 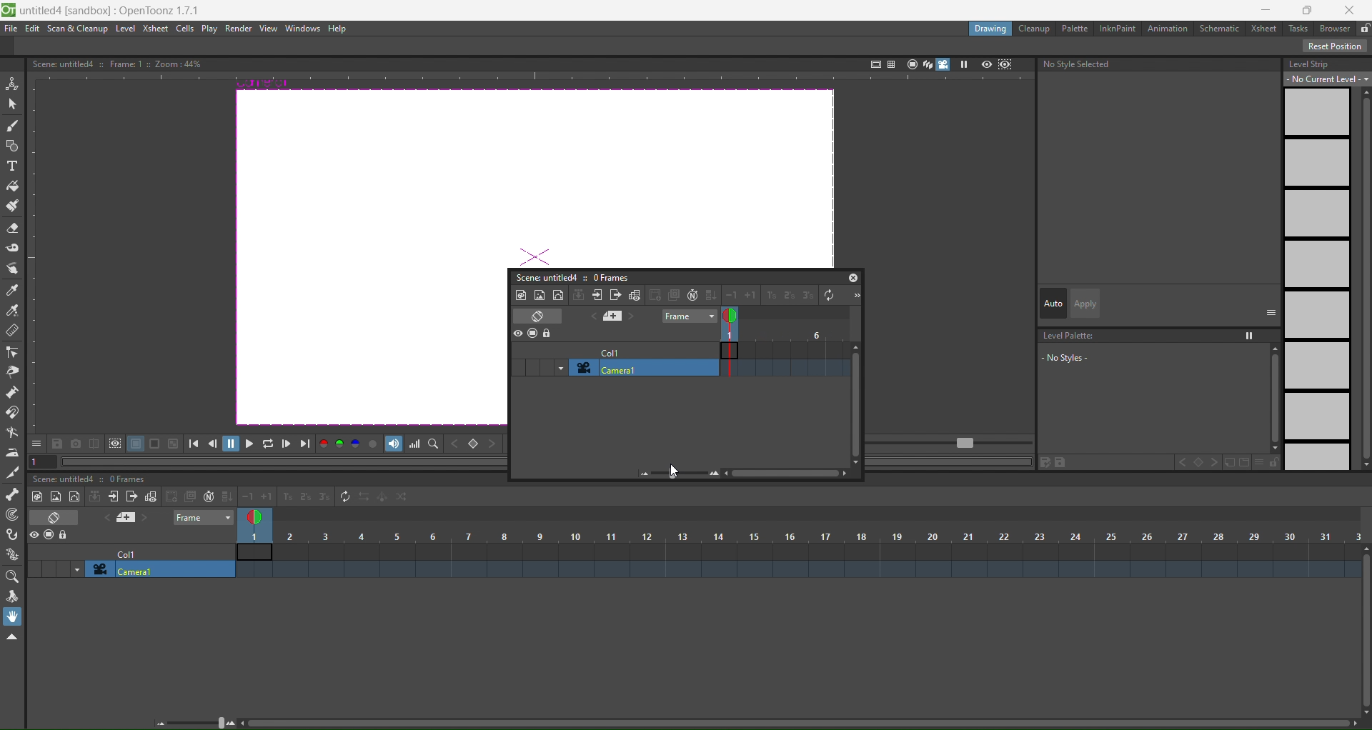 What do you see at coordinates (285, 495) in the screenshot?
I see `increasestep` at bounding box center [285, 495].